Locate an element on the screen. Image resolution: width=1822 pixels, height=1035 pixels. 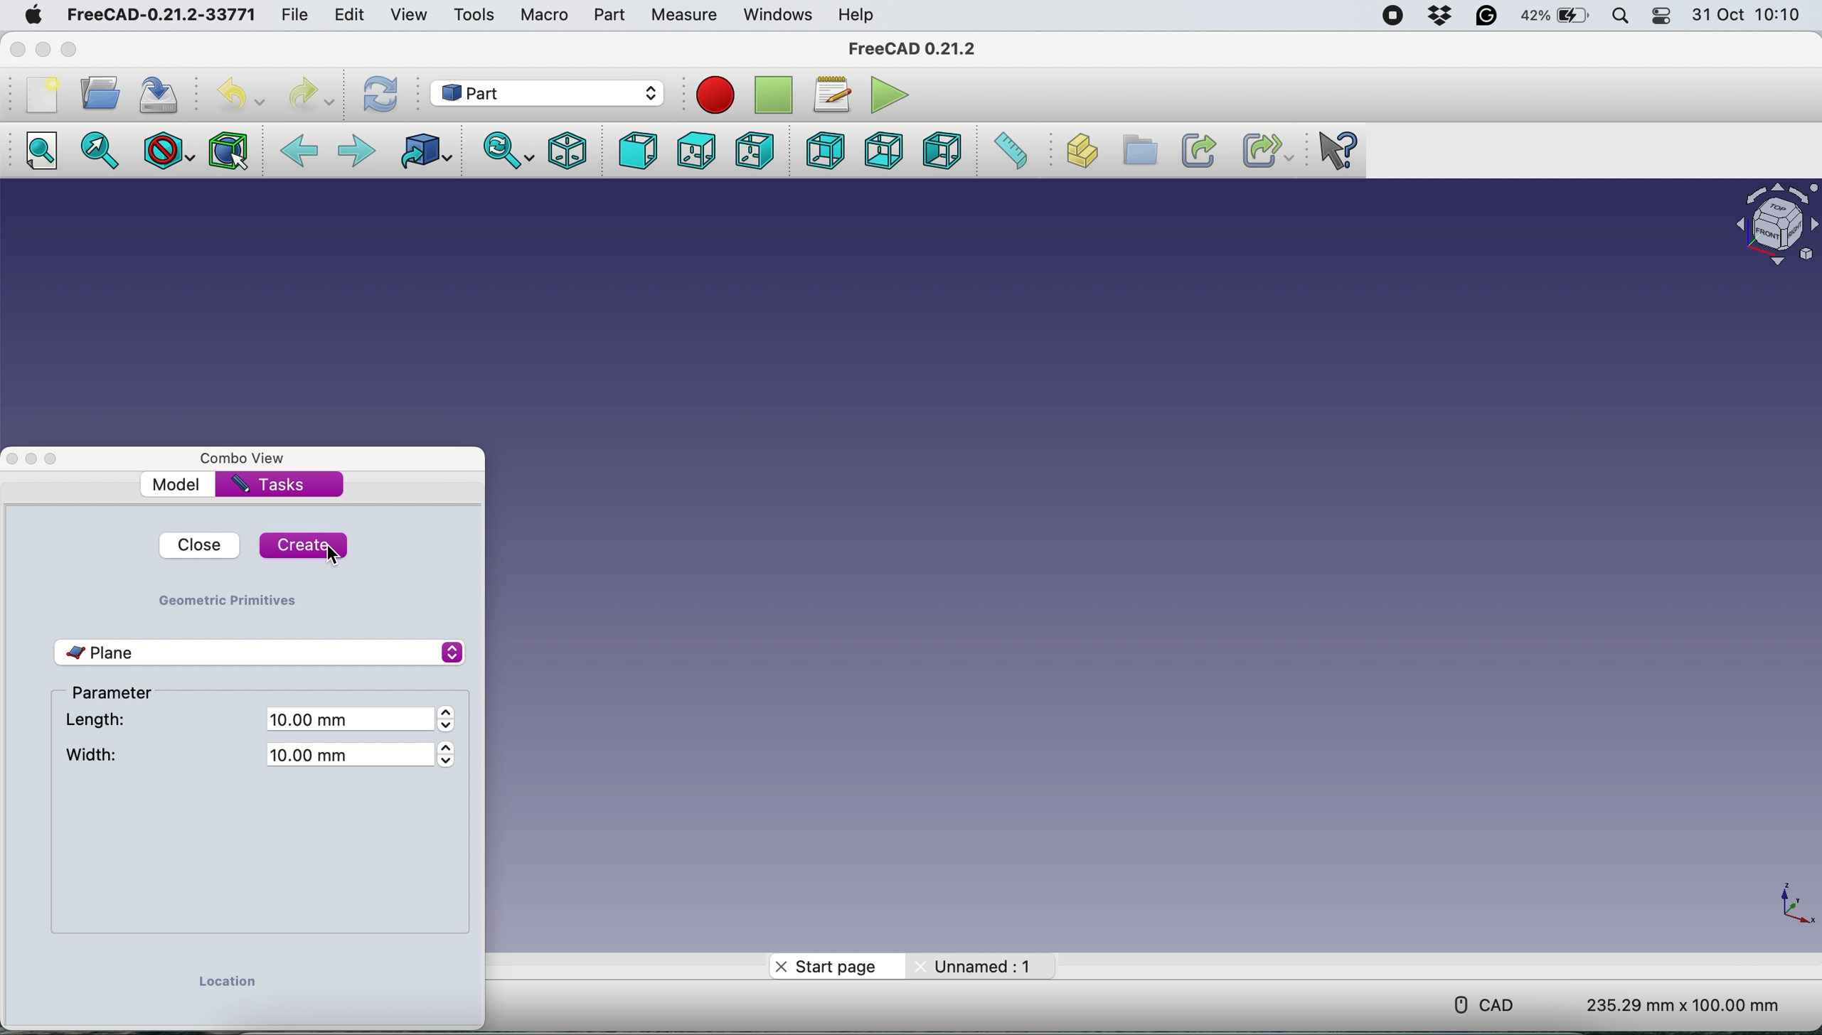
Measure distance is located at coordinates (1008, 152).